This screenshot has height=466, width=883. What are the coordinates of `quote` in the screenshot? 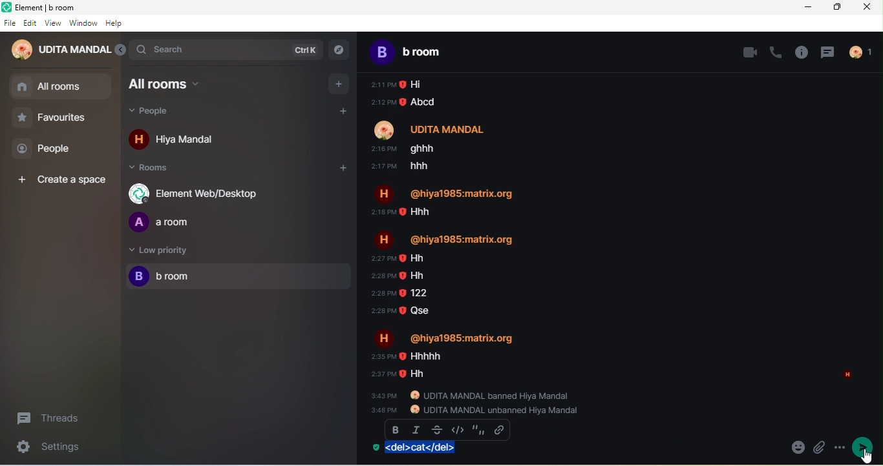 It's located at (480, 430).